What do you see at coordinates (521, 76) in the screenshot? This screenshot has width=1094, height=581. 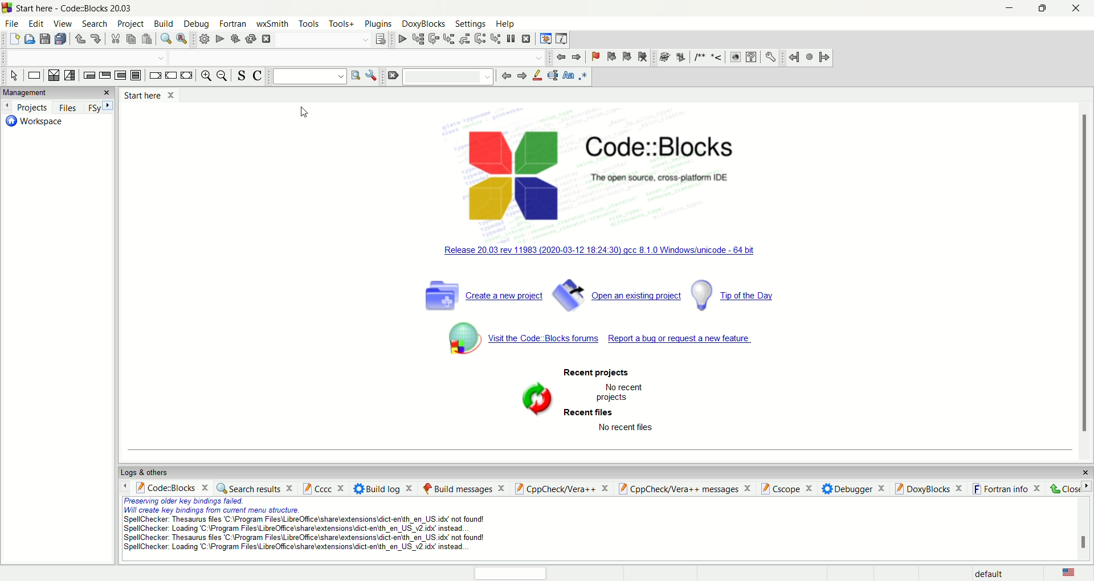 I see `next` at bounding box center [521, 76].